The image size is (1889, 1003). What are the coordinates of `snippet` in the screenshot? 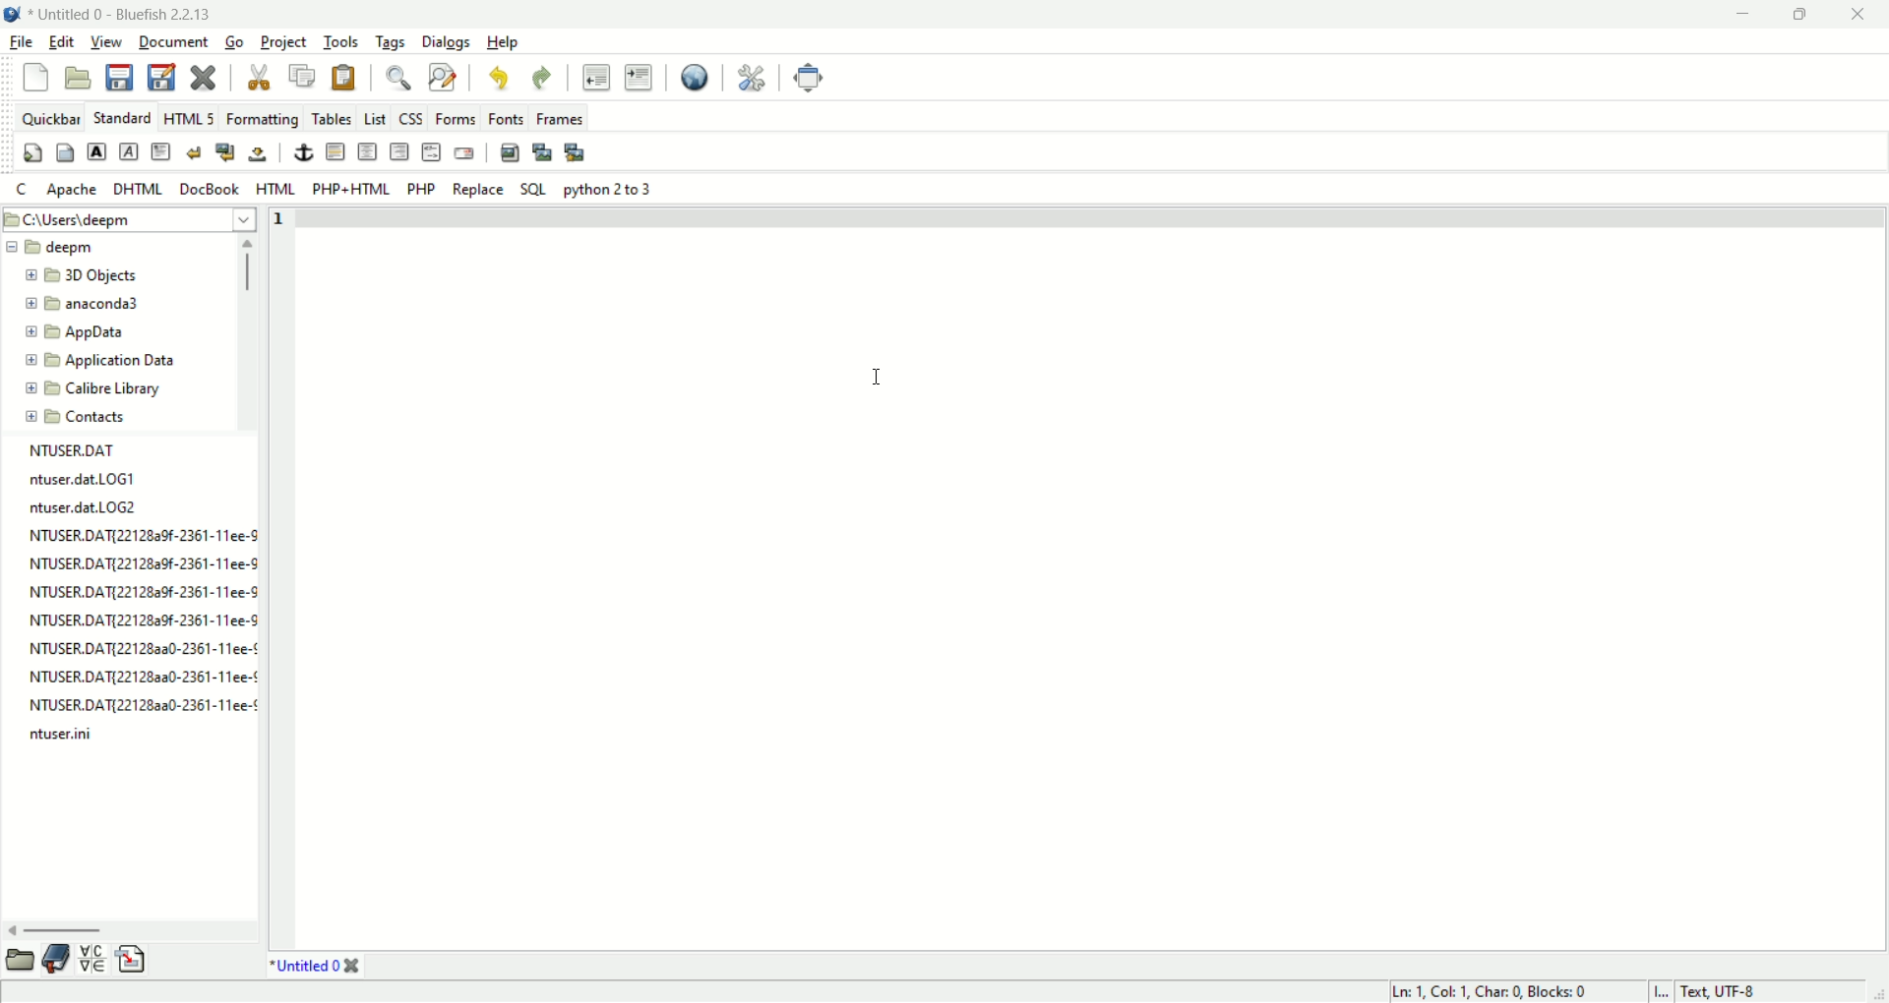 It's located at (132, 962).